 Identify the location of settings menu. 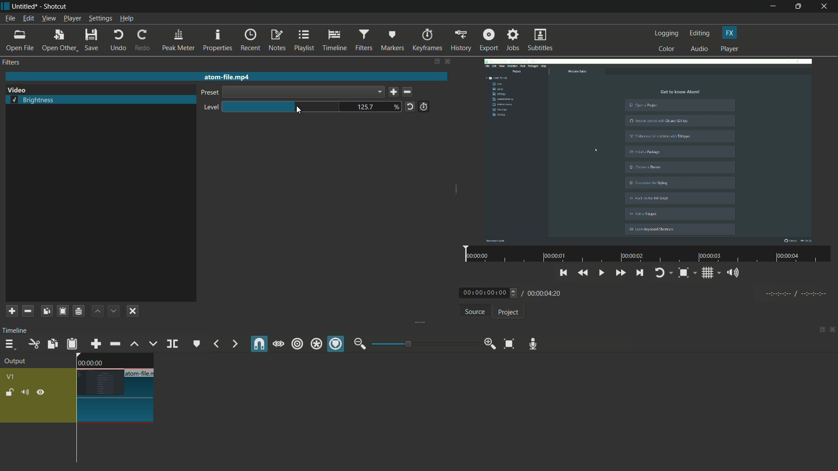
(101, 19).